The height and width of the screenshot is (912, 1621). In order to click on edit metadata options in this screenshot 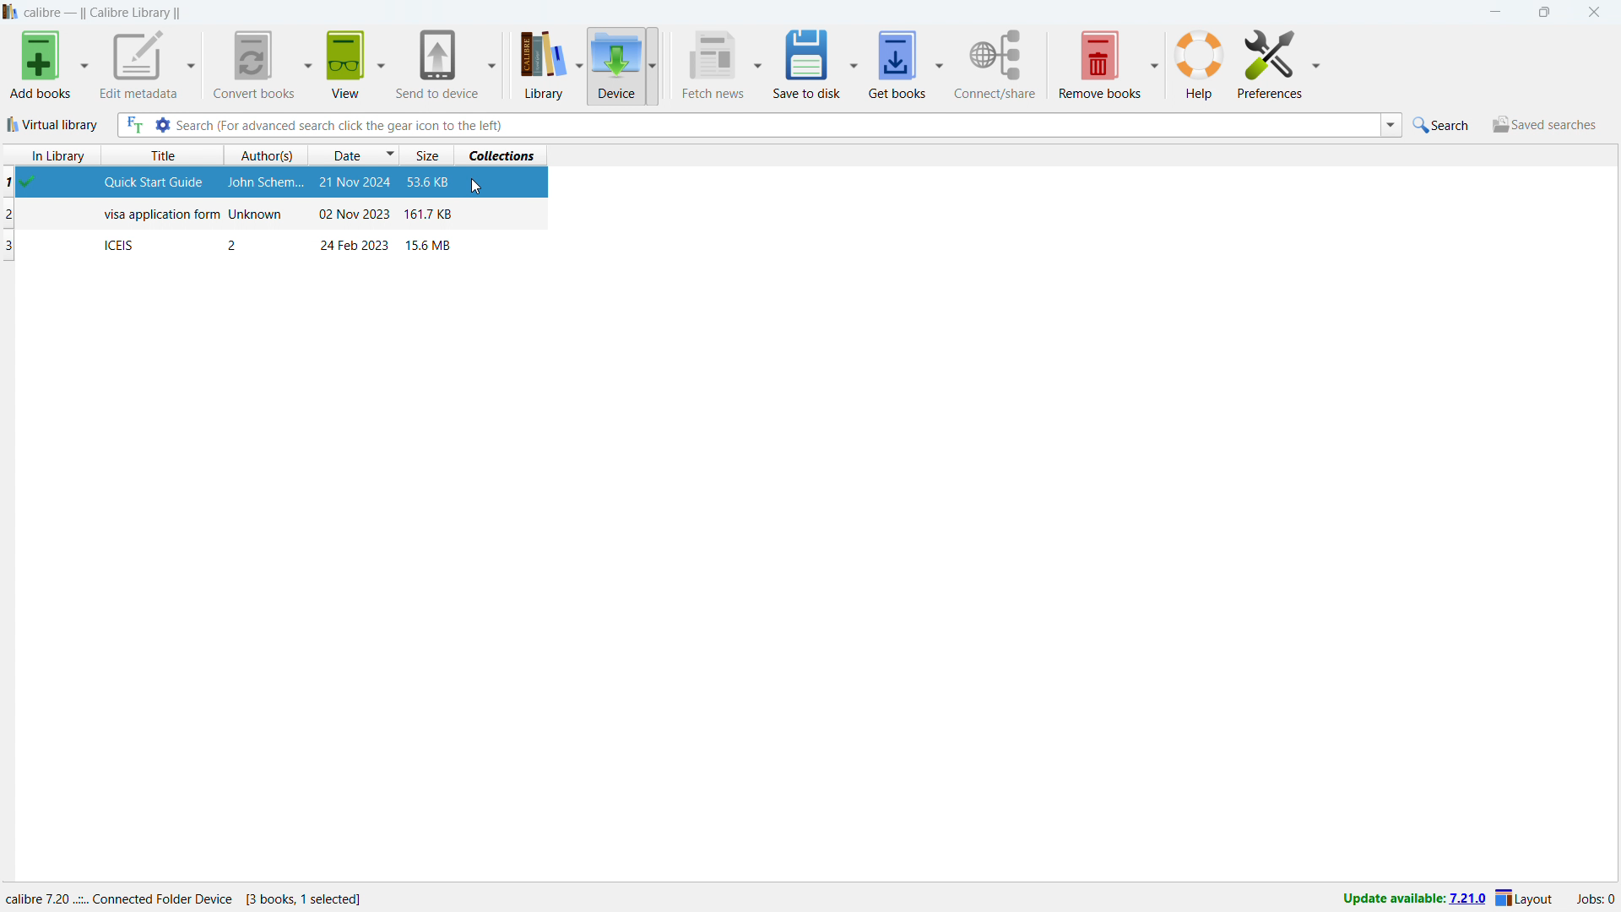, I will do `click(192, 67)`.